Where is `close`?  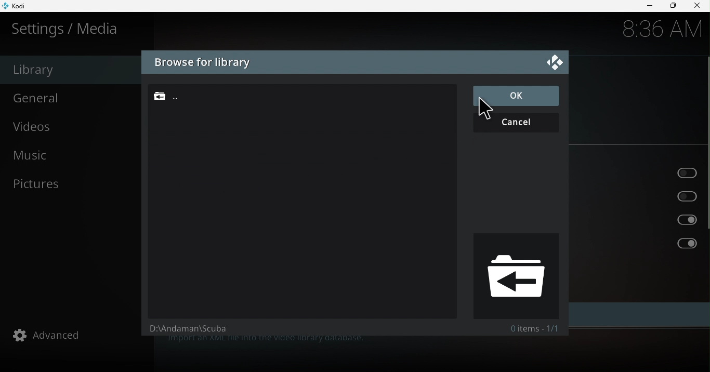
close is located at coordinates (699, 6).